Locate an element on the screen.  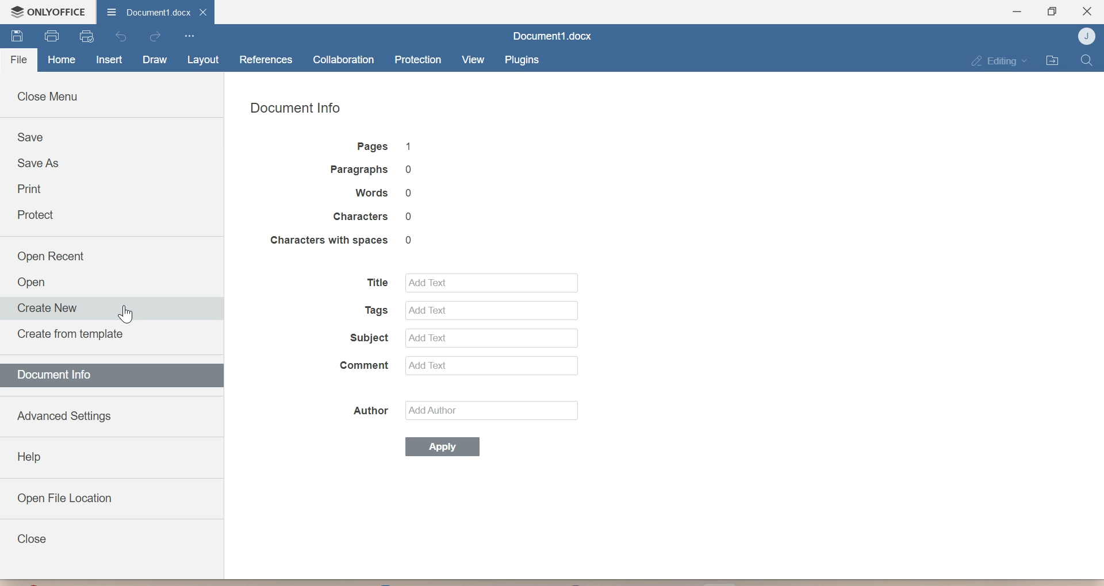
Tags is located at coordinates (375, 310).